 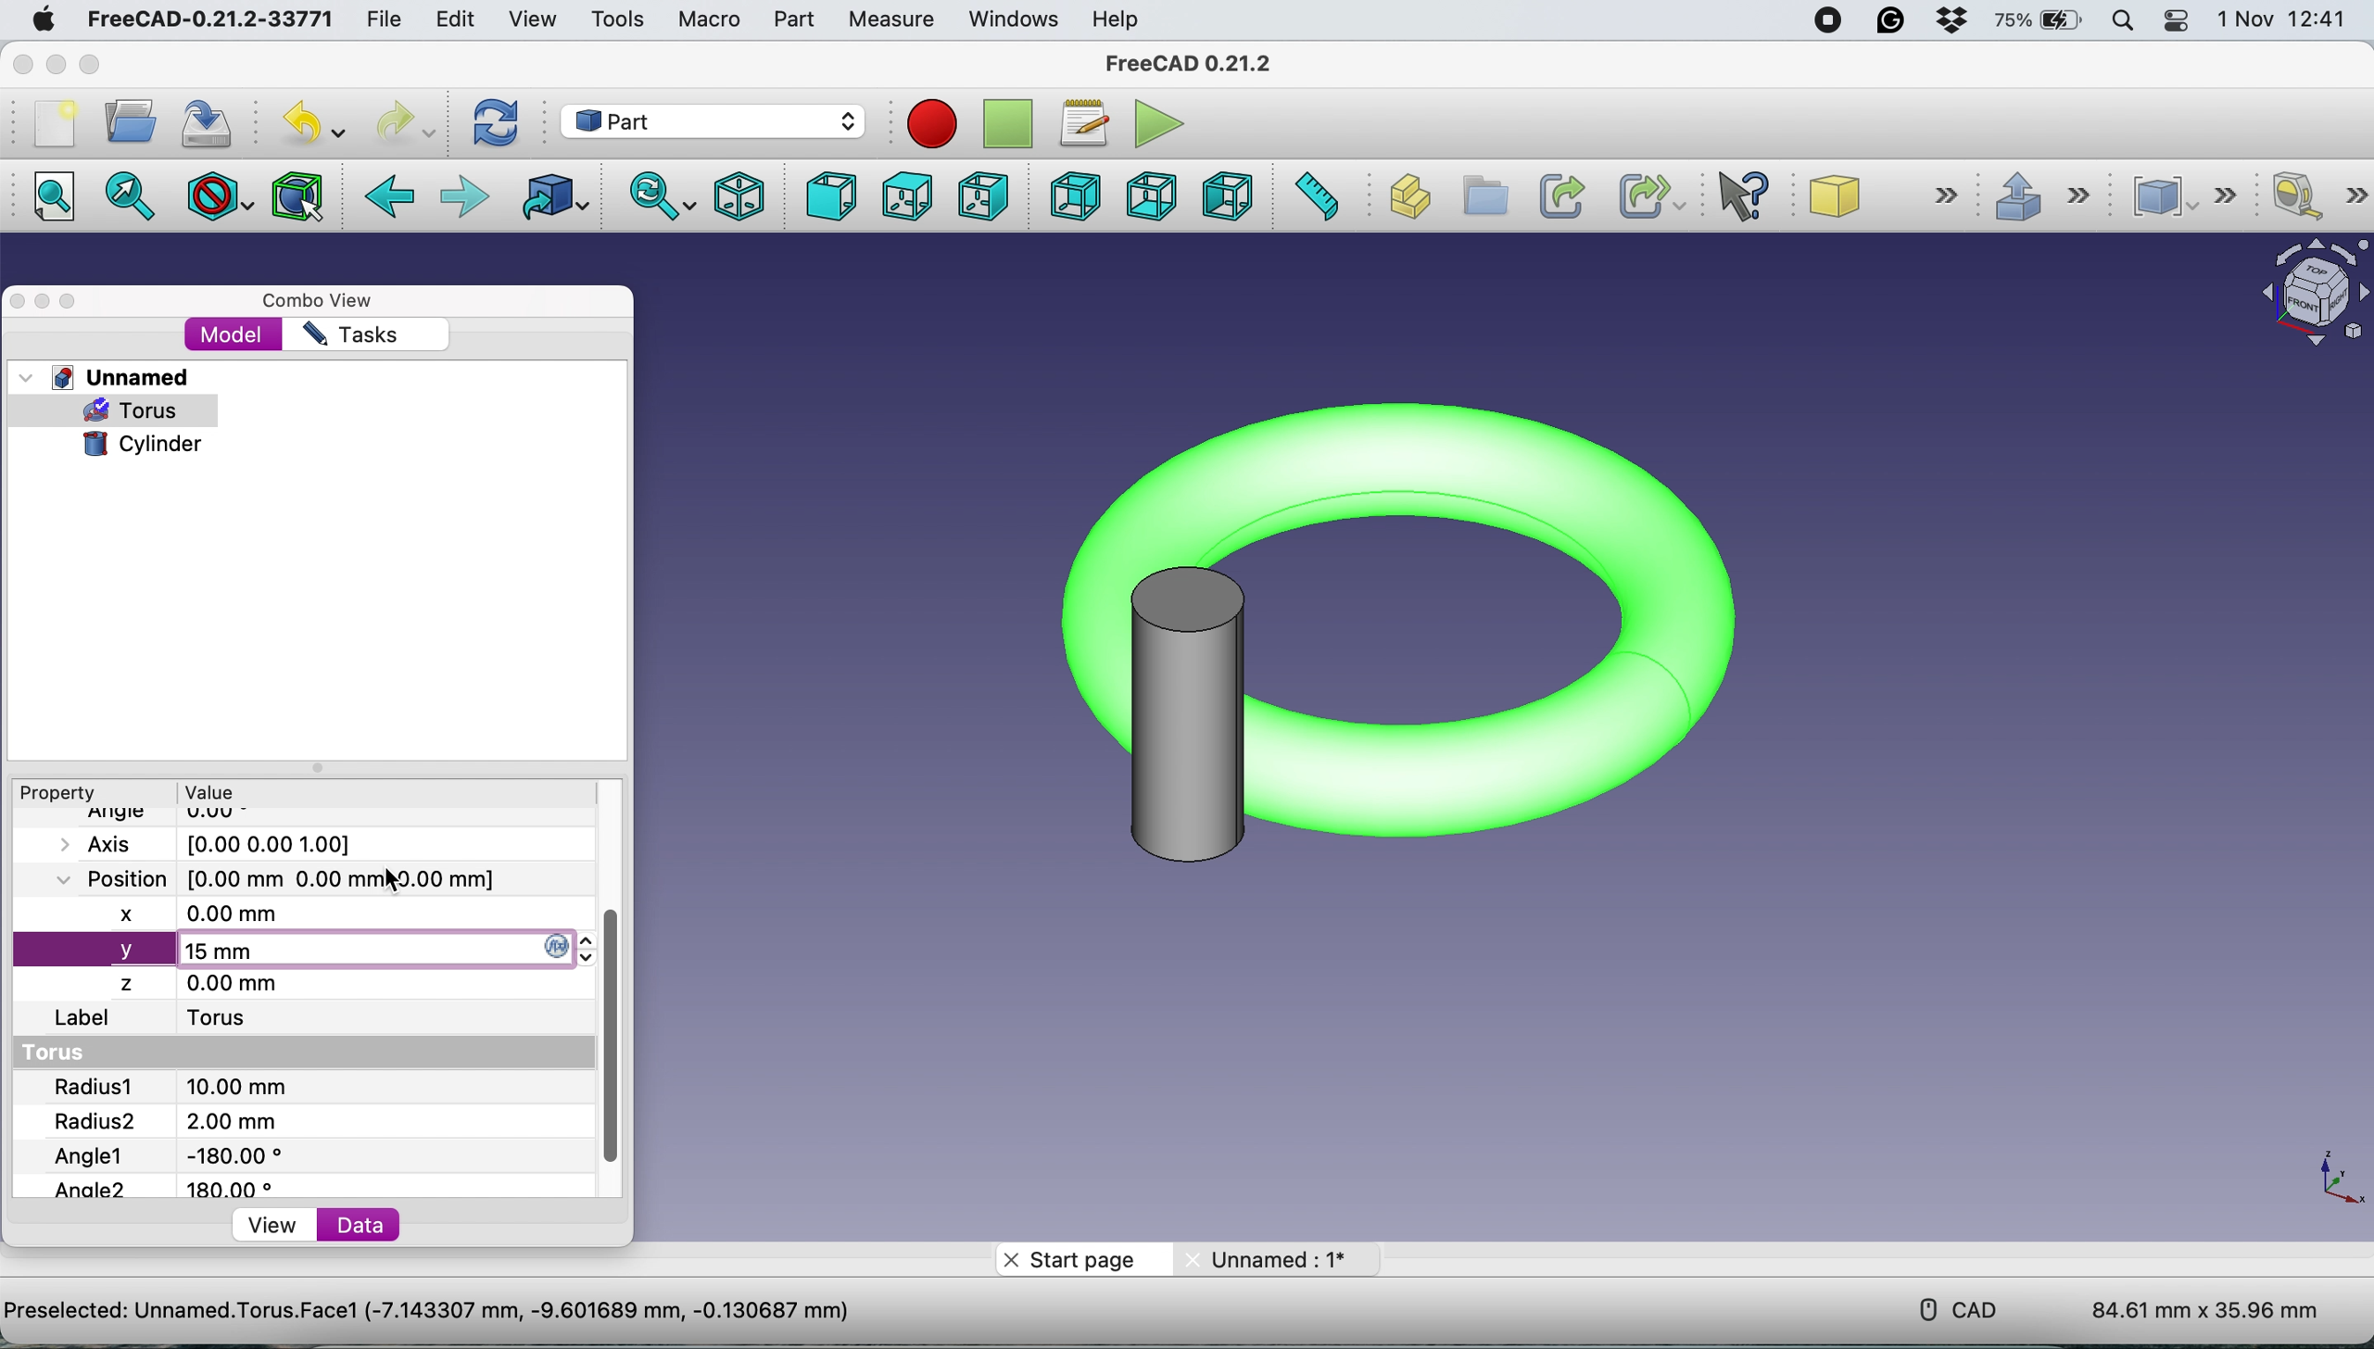 What do you see at coordinates (2039, 20) in the screenshot?
I see `battery` at bounding box center [2039, 20].